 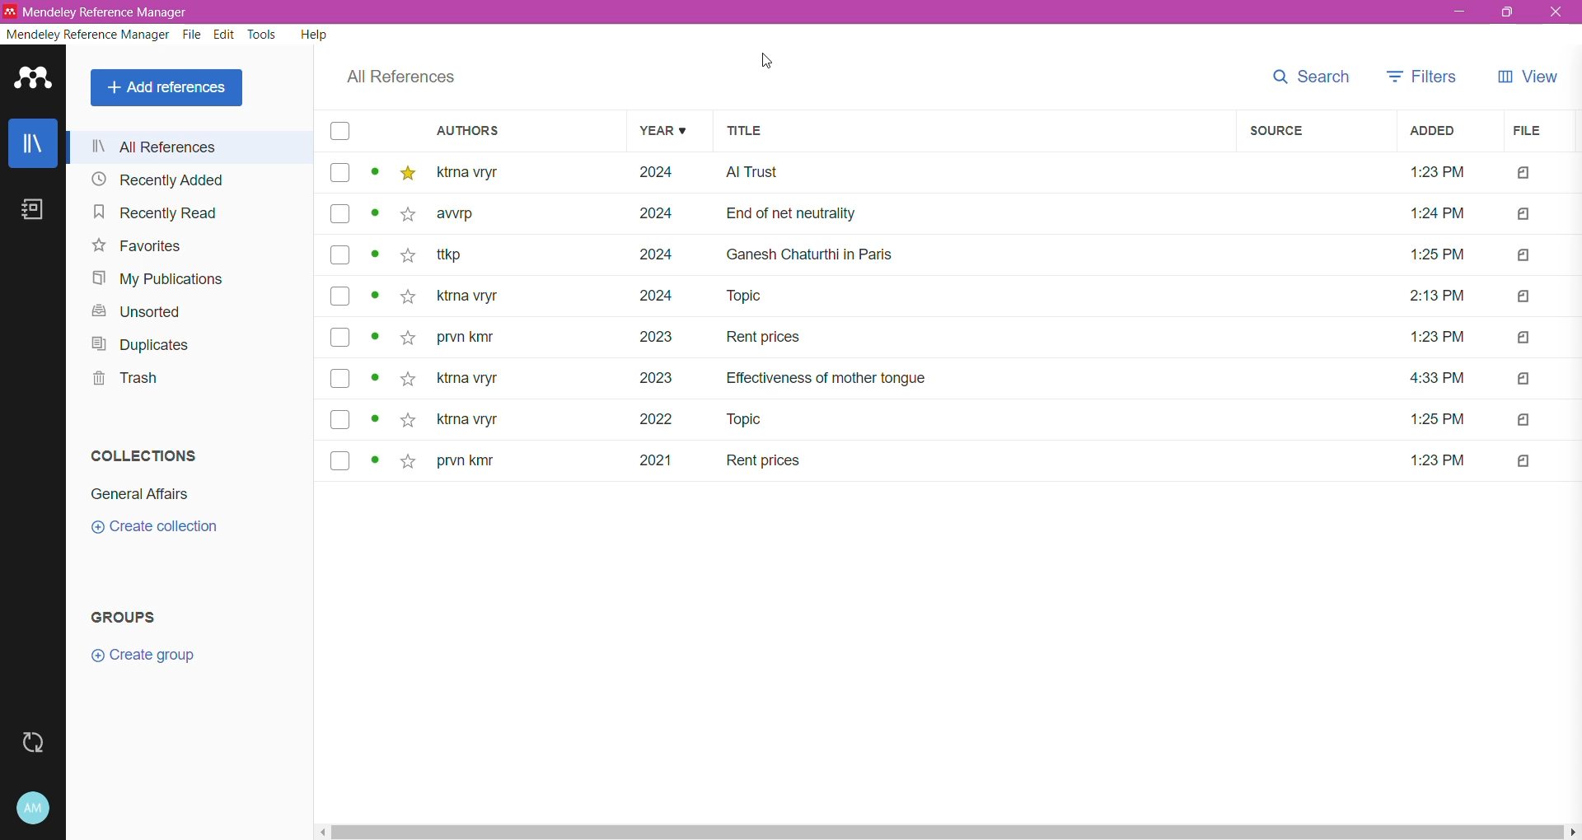 What do you see at coordinates (1424, 77) in the screenshot?
I see `Filters` at bounding box center [1424, 77].